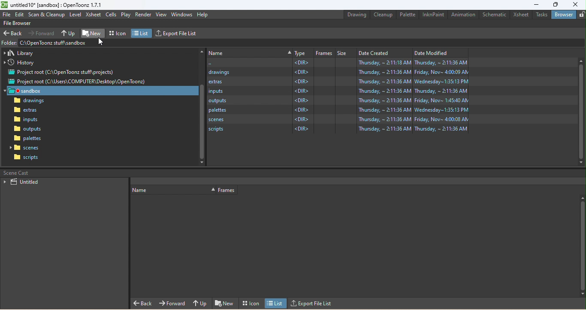 This screenshot has width=586, height=310. Describe the element at coordinates (338, 82) in the screenshot. I see `extras` at that location.